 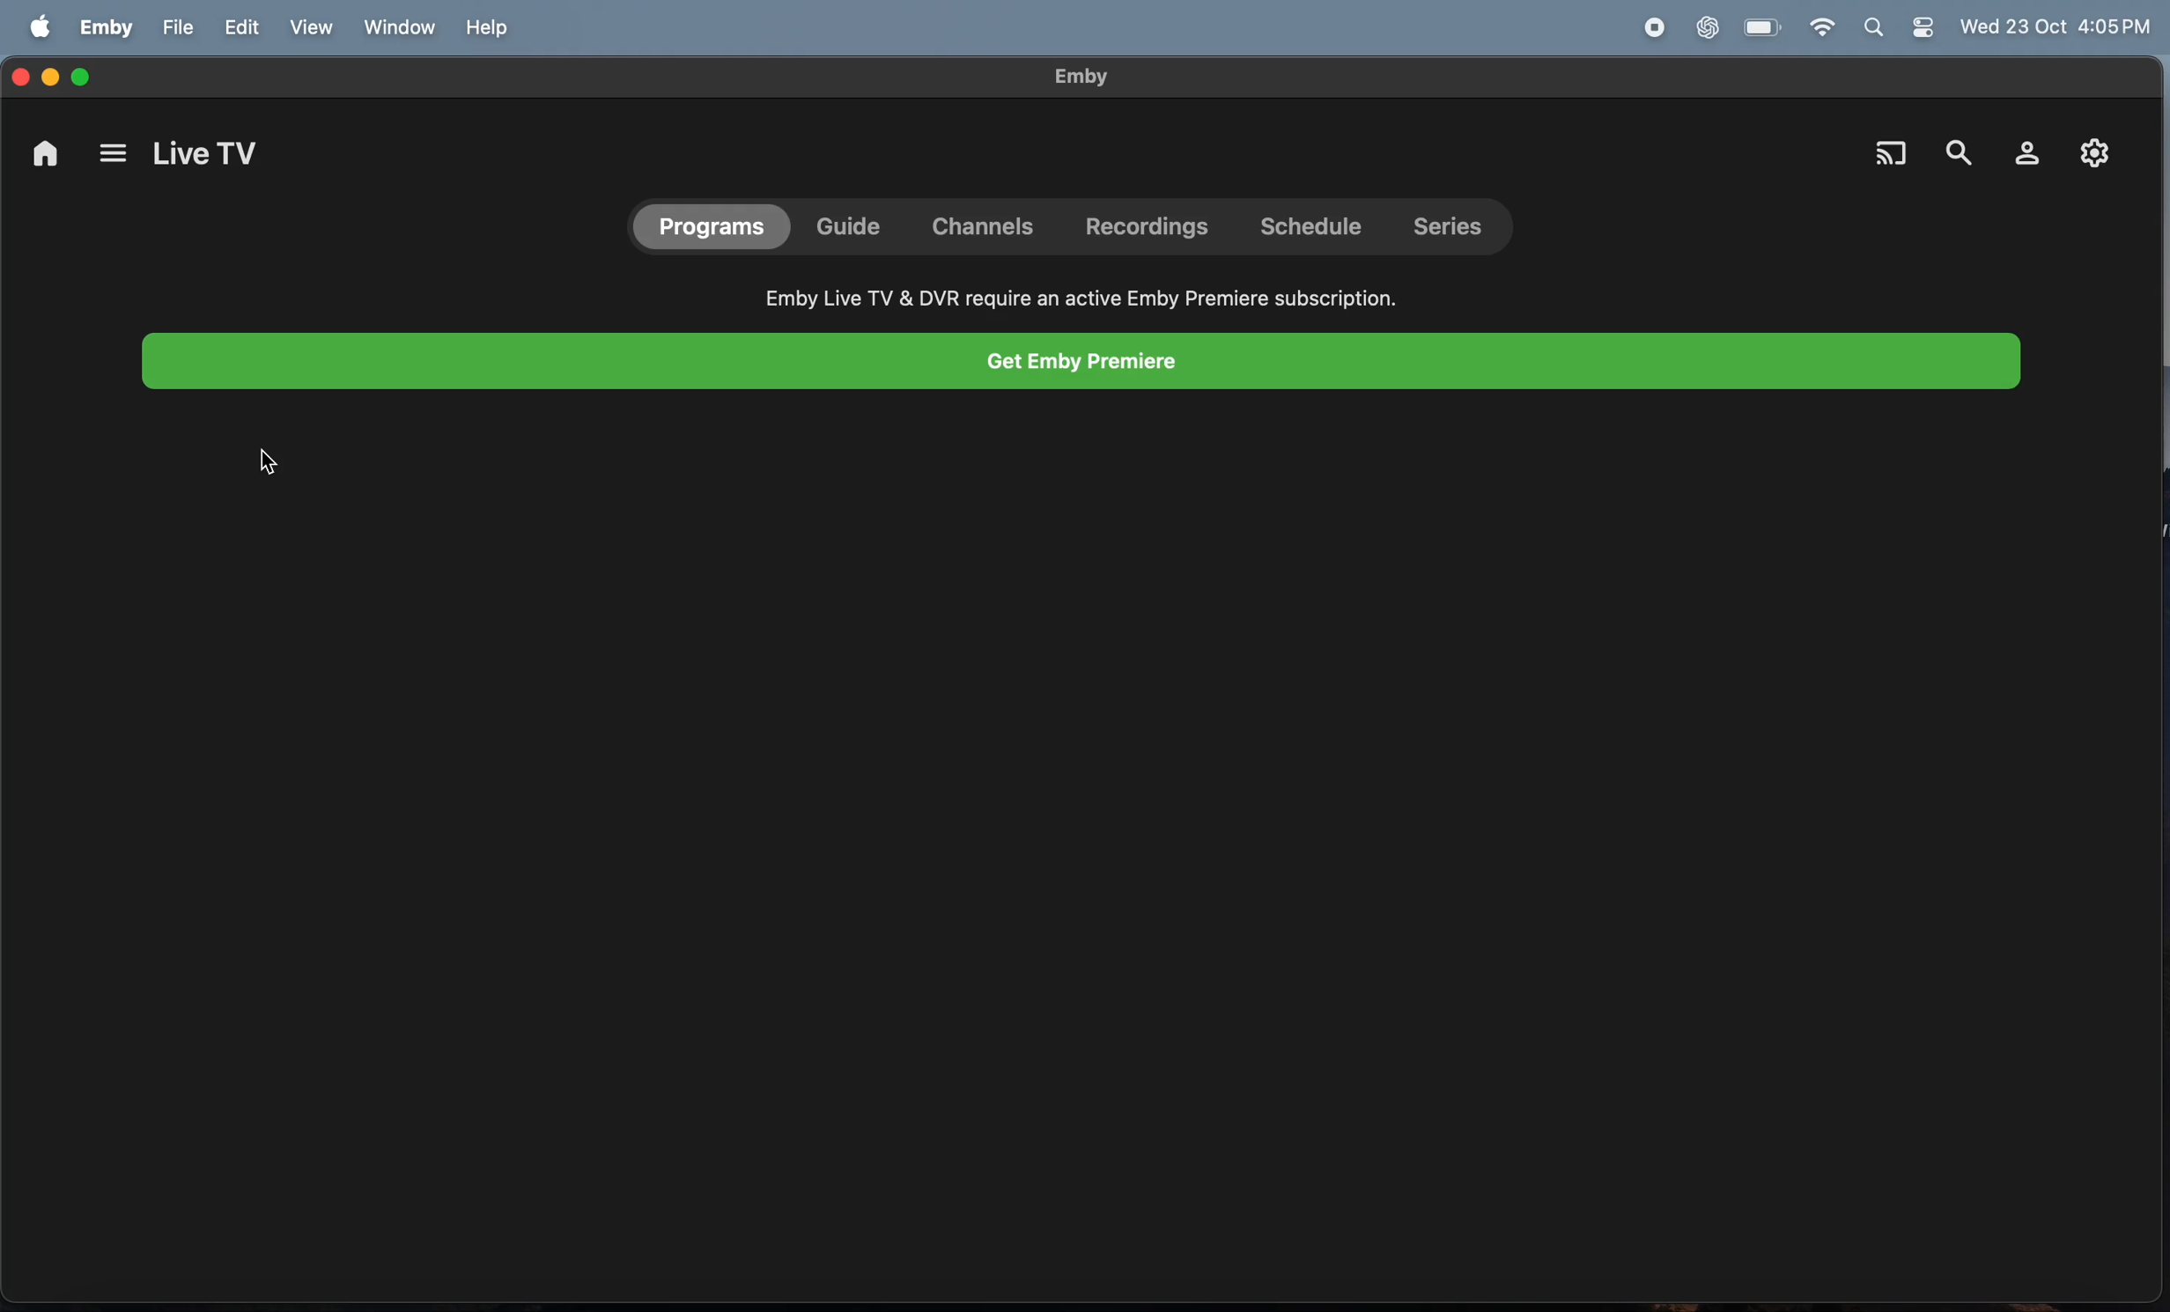 What do you see at coordinates (484, 27) in the screenshot?
I see `help` at bounding box center [484, 27].